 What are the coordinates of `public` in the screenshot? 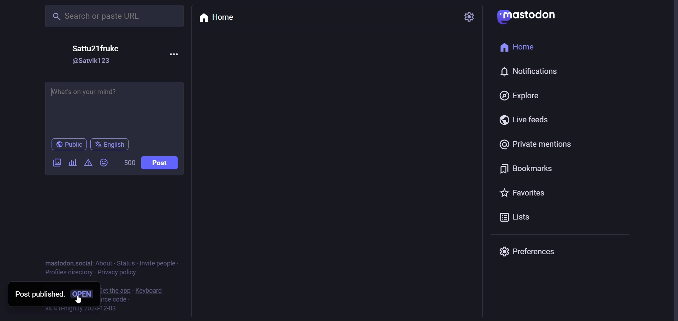 It's located at (66, 144).